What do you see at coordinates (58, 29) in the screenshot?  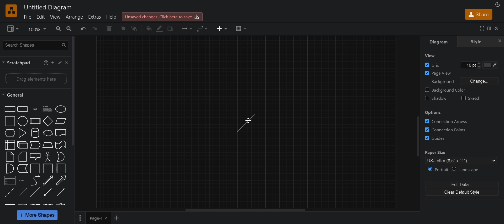 I see `zoom in` at bounding box center [58, 29].